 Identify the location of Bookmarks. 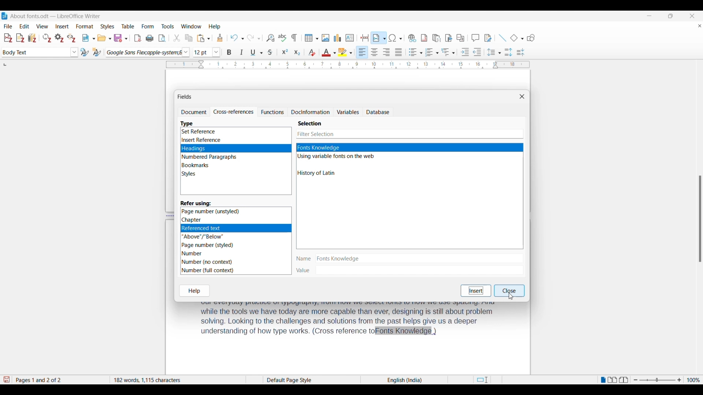
(196, 165).